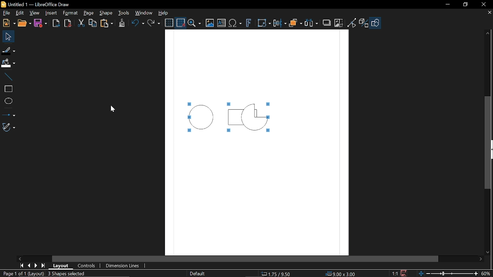 Image resolution: width=493 pixels, height=277 pixels. What do you see at coordinates (20, 259) in the screenshot?
I see `Move left` at bounding box center [20, 259].